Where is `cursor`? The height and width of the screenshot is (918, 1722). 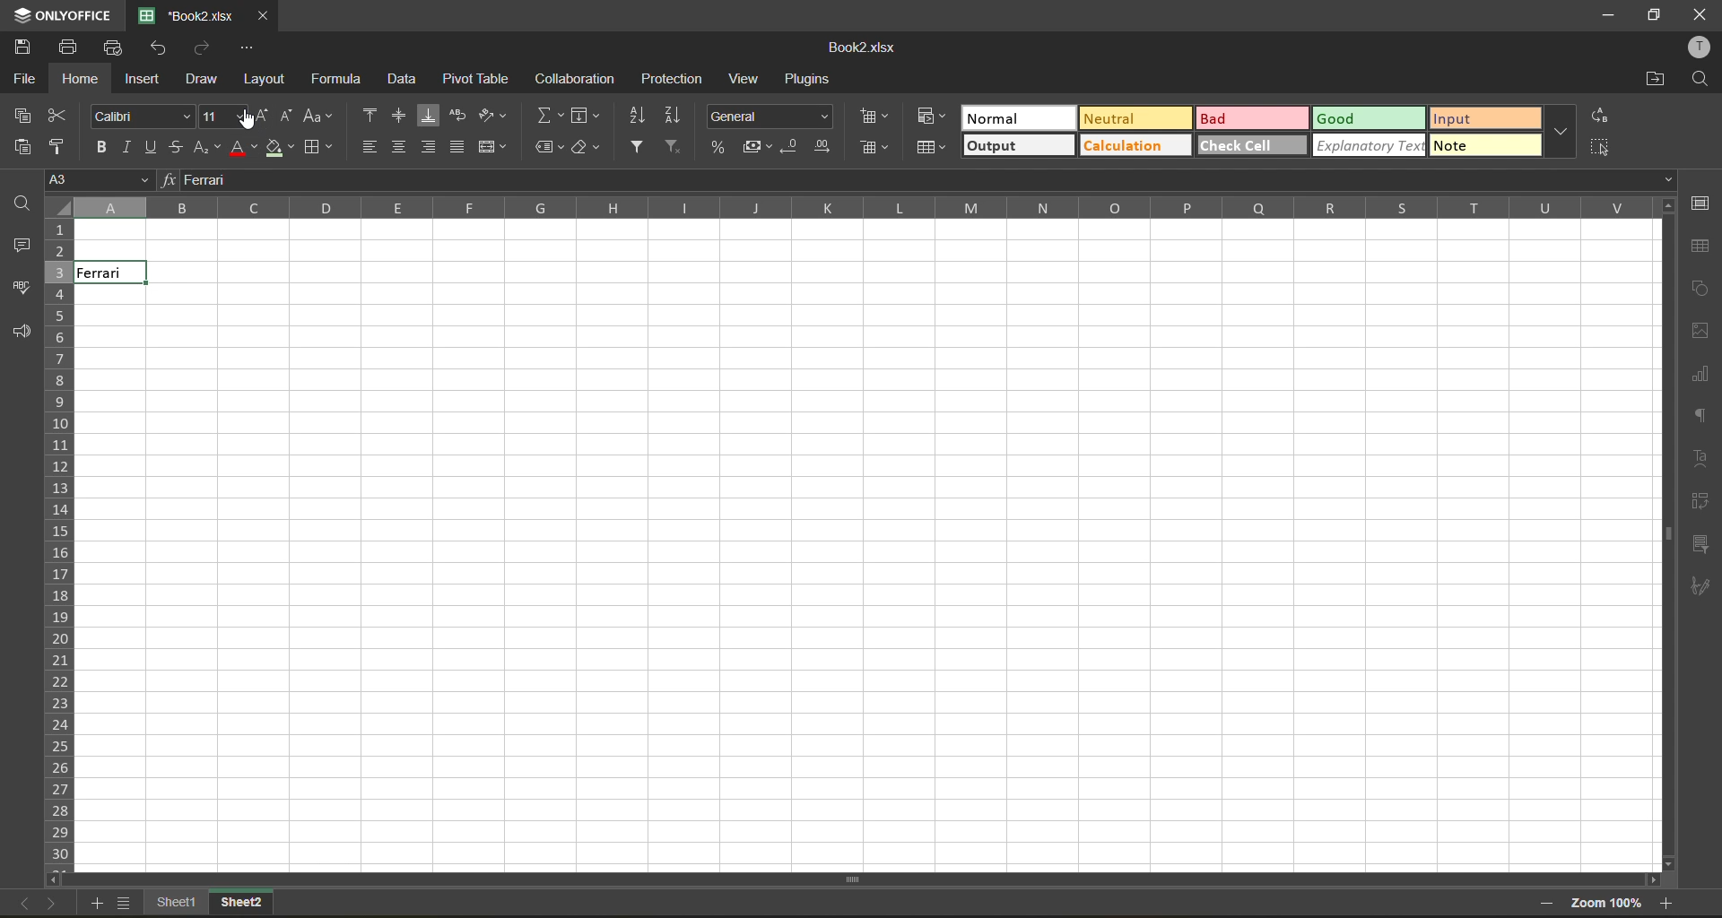
cursor is located at coordinates (243, 120).